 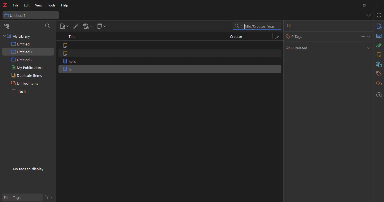 I want to click on item, so click(x=68, y=69).